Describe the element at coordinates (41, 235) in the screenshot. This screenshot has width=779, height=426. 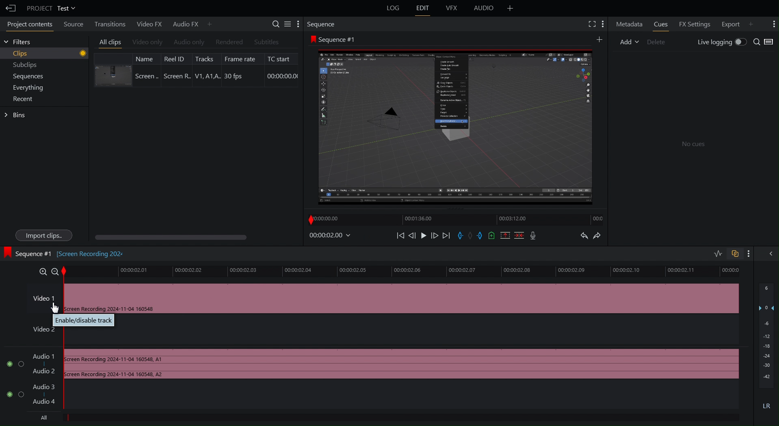
I see `Import clips` at that location.